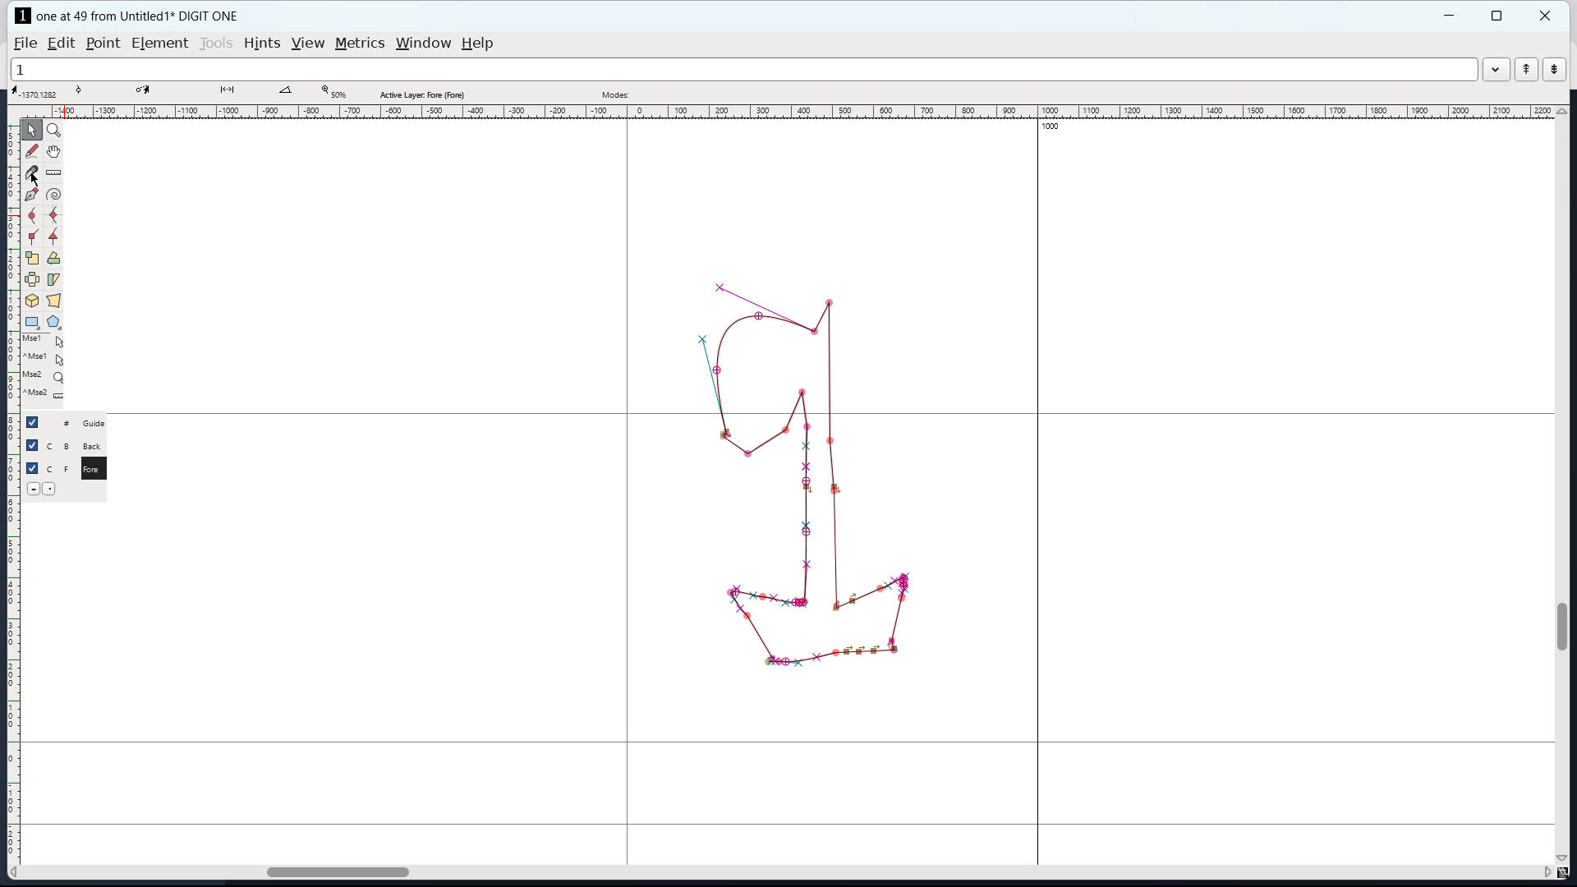  I want to click on element, so click(159, 43).